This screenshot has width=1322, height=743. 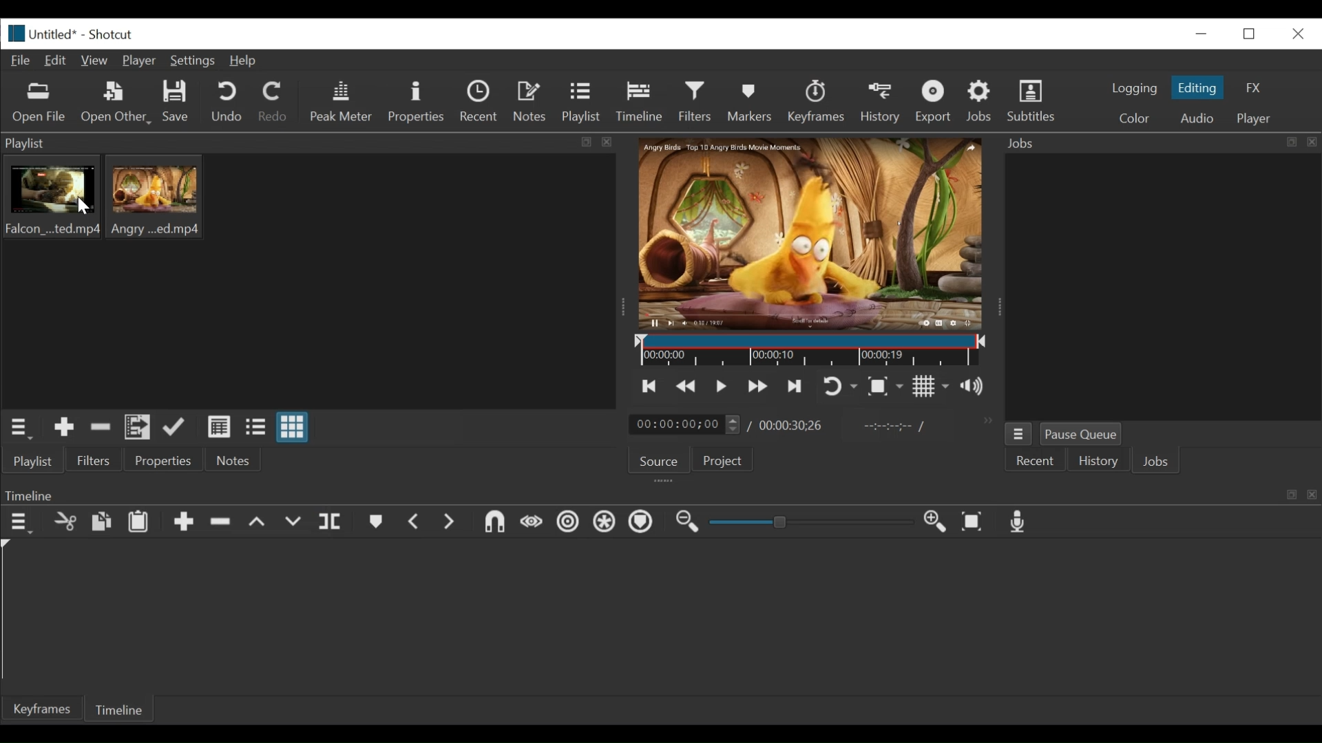 What do you see at coordinates (1254, 88) in the screenshot?
I see `FX` at bounding box center [1254, 88].